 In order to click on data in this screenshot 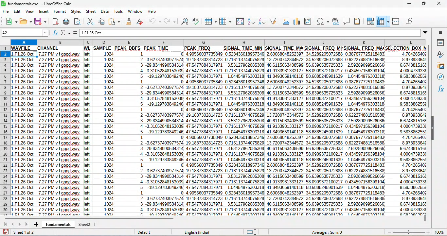, I will do `click(105, 12)`.